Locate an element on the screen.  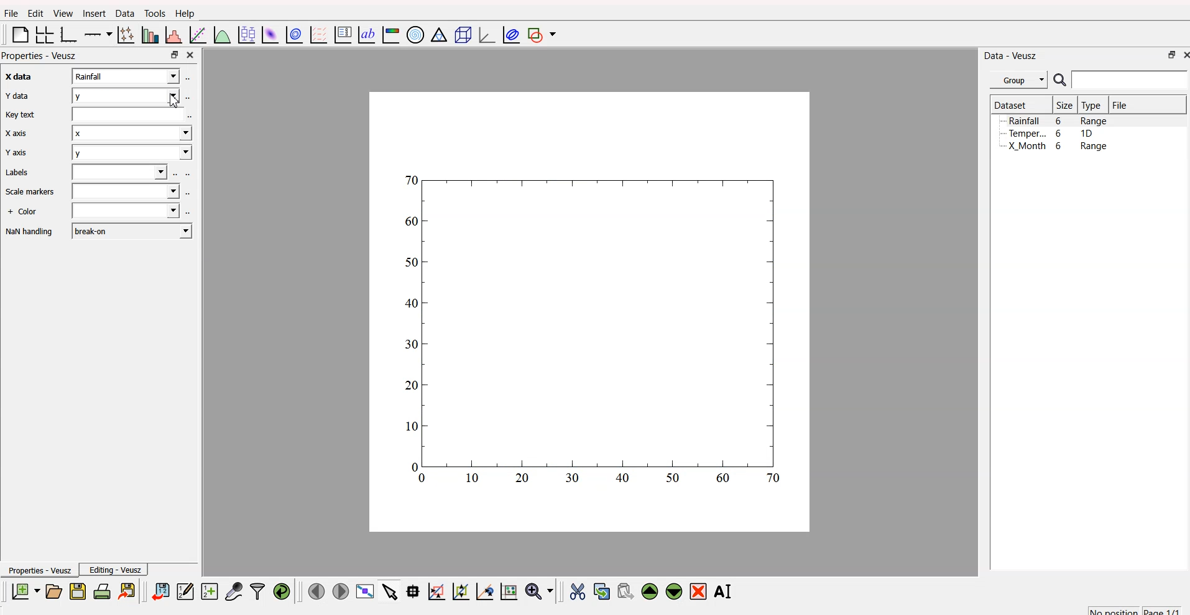
Data is located at coordinates (122, 14).